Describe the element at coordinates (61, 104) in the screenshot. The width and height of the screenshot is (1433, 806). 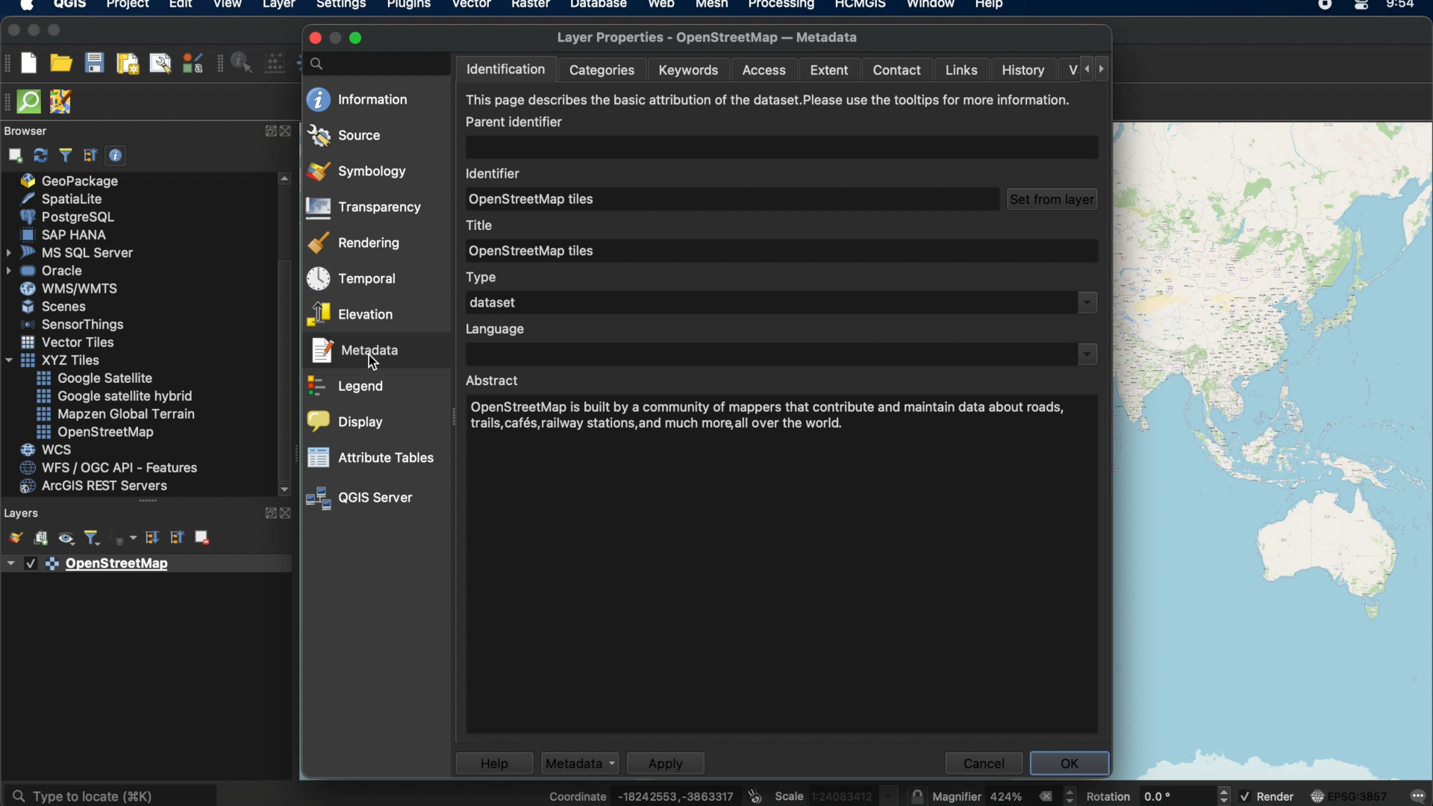
I see `JOSM remote` at that location.